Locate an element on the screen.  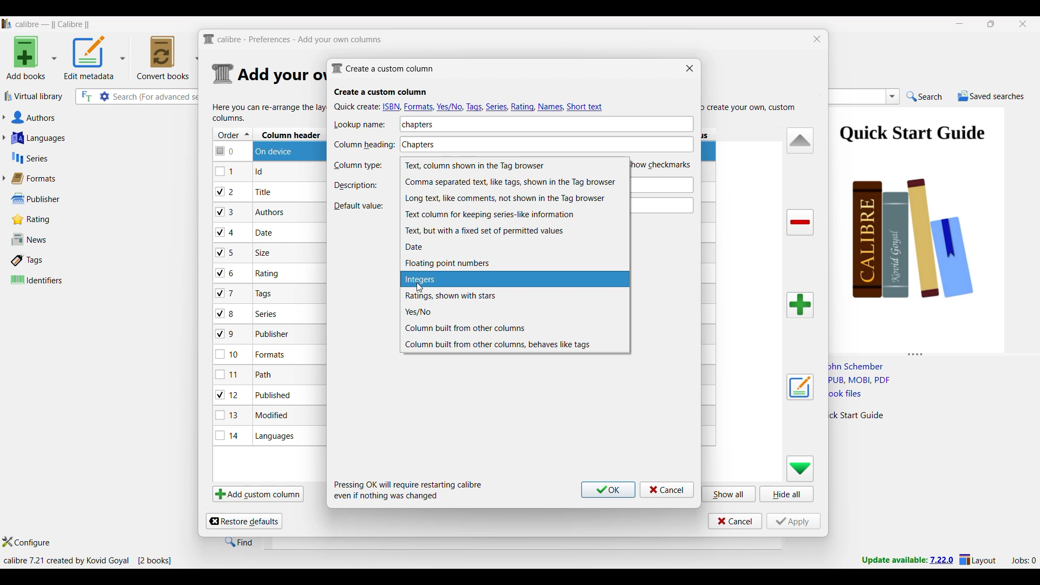
Indicates description text box is located at coordinates (356, 185).